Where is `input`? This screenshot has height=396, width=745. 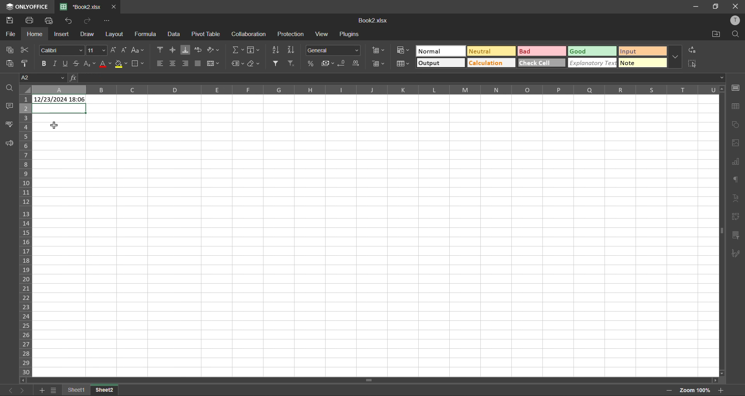
input is located at coordinates (641, 52).